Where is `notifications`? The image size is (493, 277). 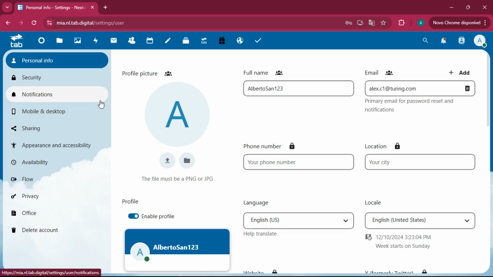
notifications is located at coordinates (443, 42).